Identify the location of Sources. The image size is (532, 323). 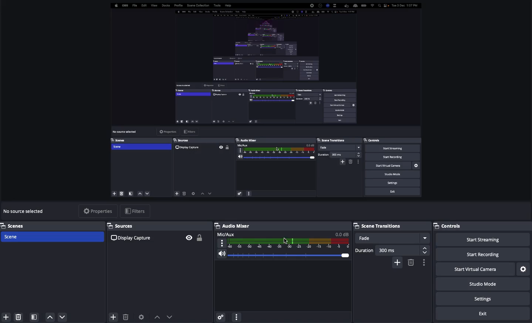
(121, 226).